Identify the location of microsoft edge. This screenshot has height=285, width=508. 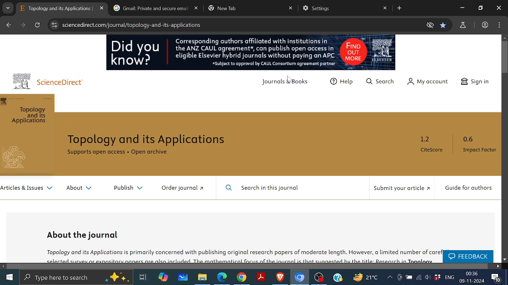
(223, 278).